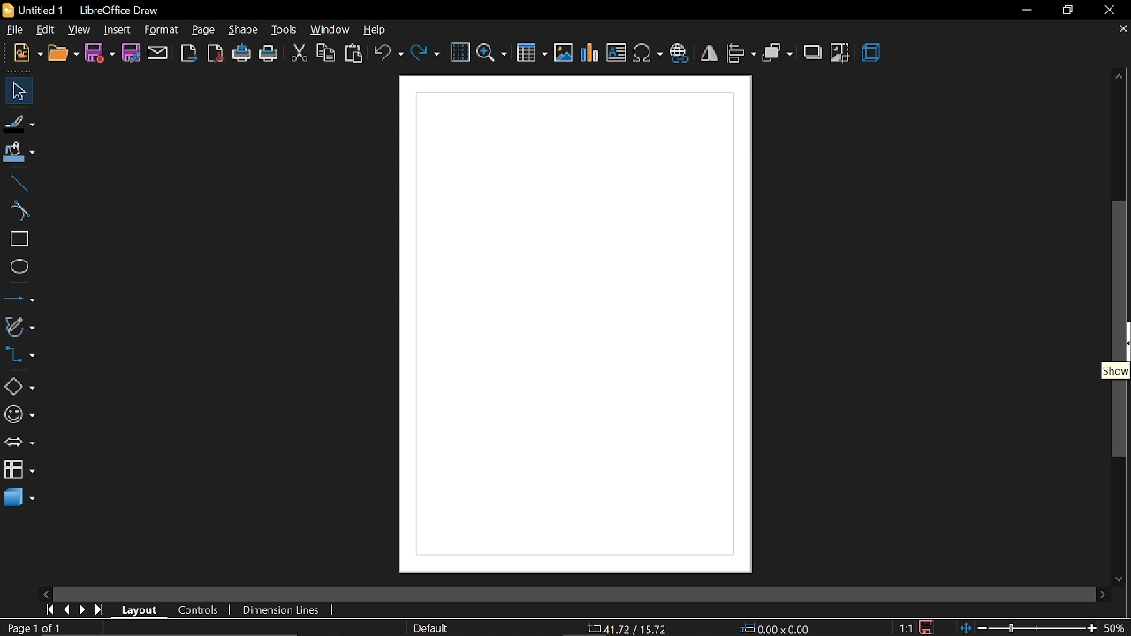 The width and height of the screenshot is (1131, 636). I want to click on page, so click(205, 31).